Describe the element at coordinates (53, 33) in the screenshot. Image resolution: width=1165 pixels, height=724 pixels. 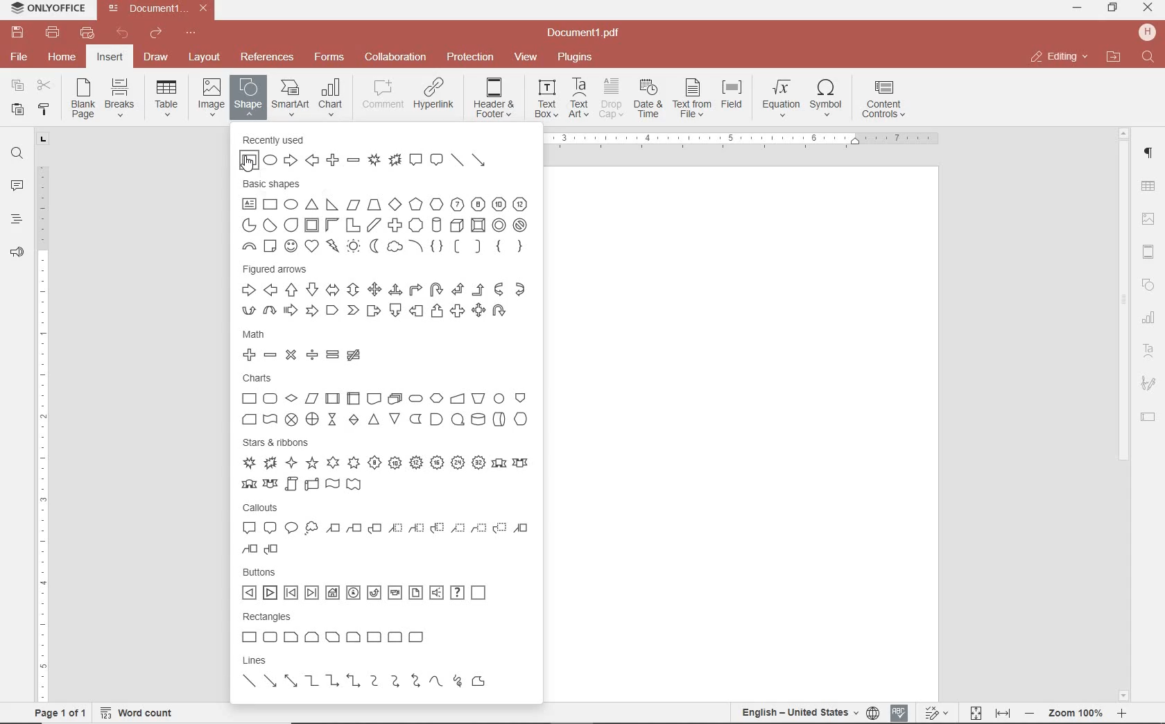
I see `print file` at that location.